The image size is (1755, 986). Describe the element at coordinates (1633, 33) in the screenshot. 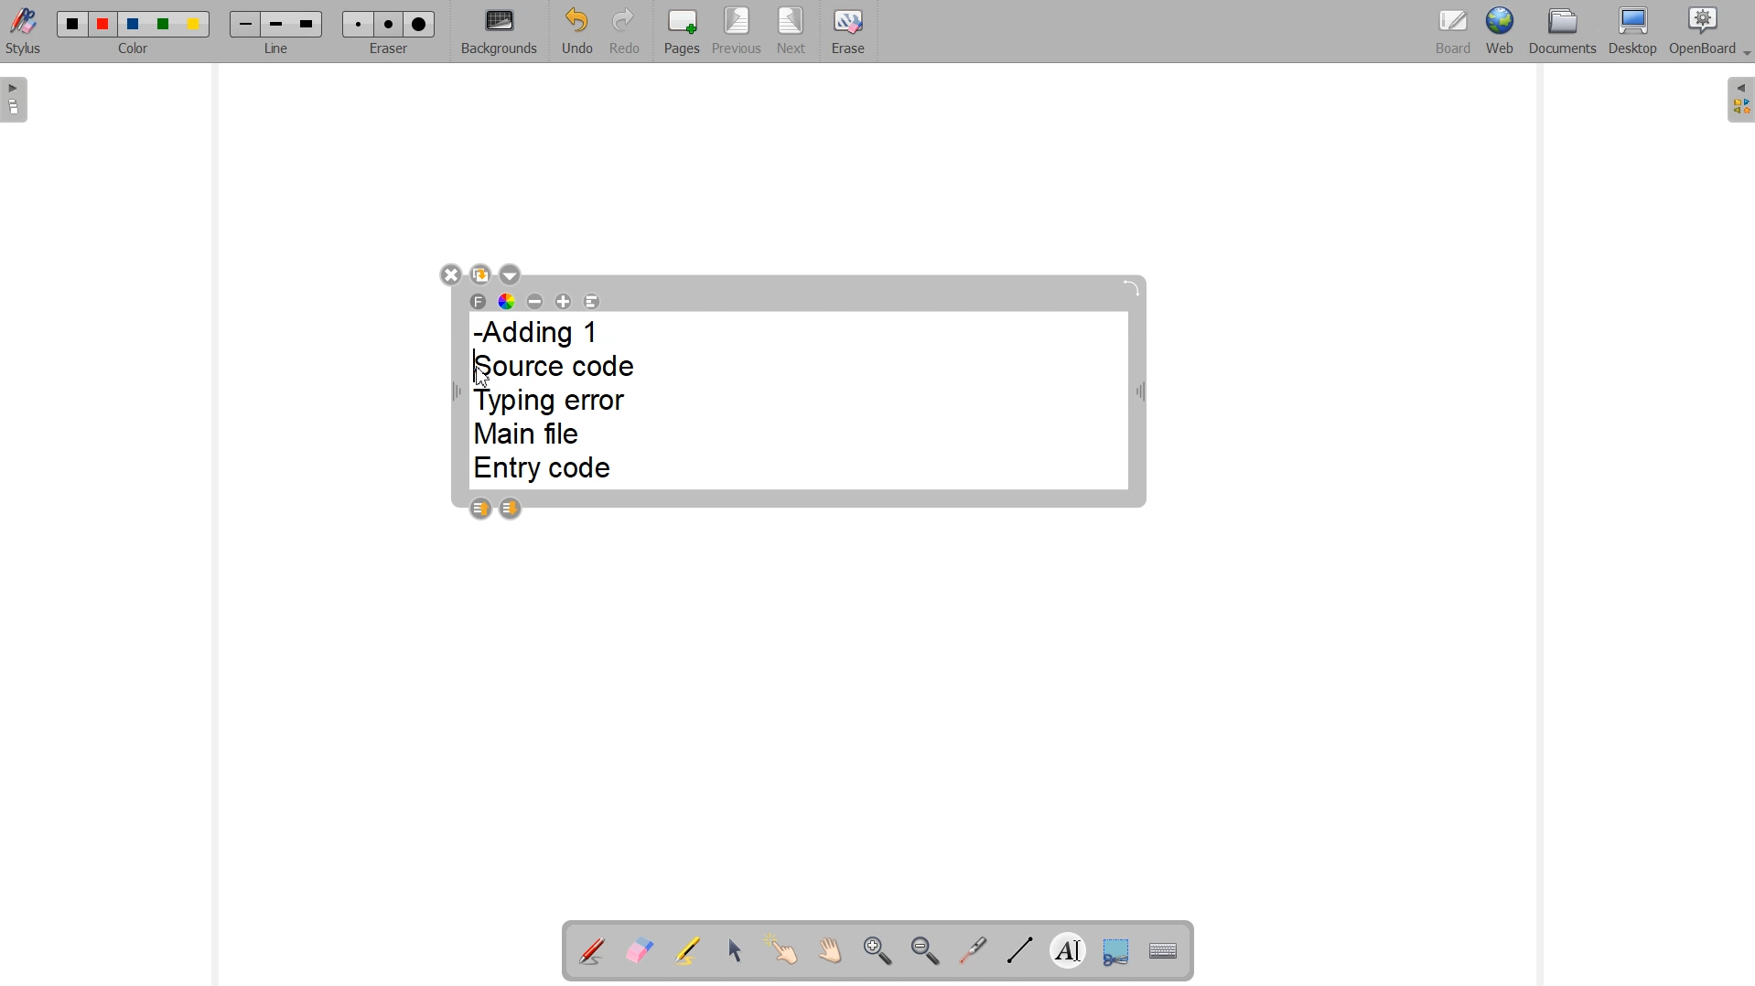

I see `Desktop` at that location.